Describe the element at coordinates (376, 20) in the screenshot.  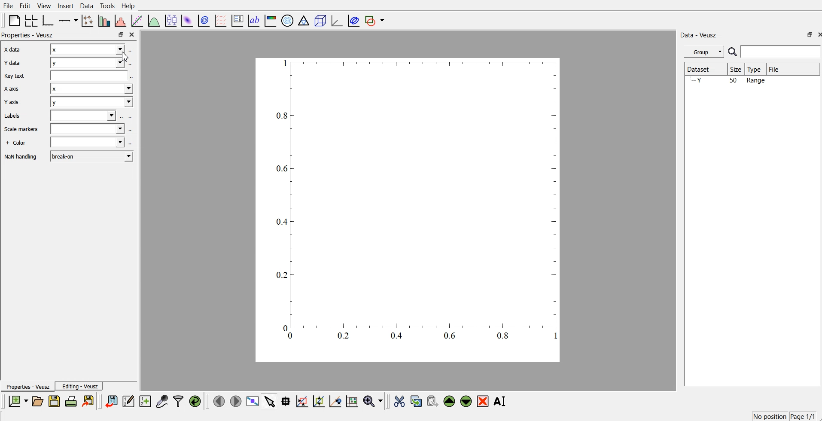
I see `add a shape` at that location.